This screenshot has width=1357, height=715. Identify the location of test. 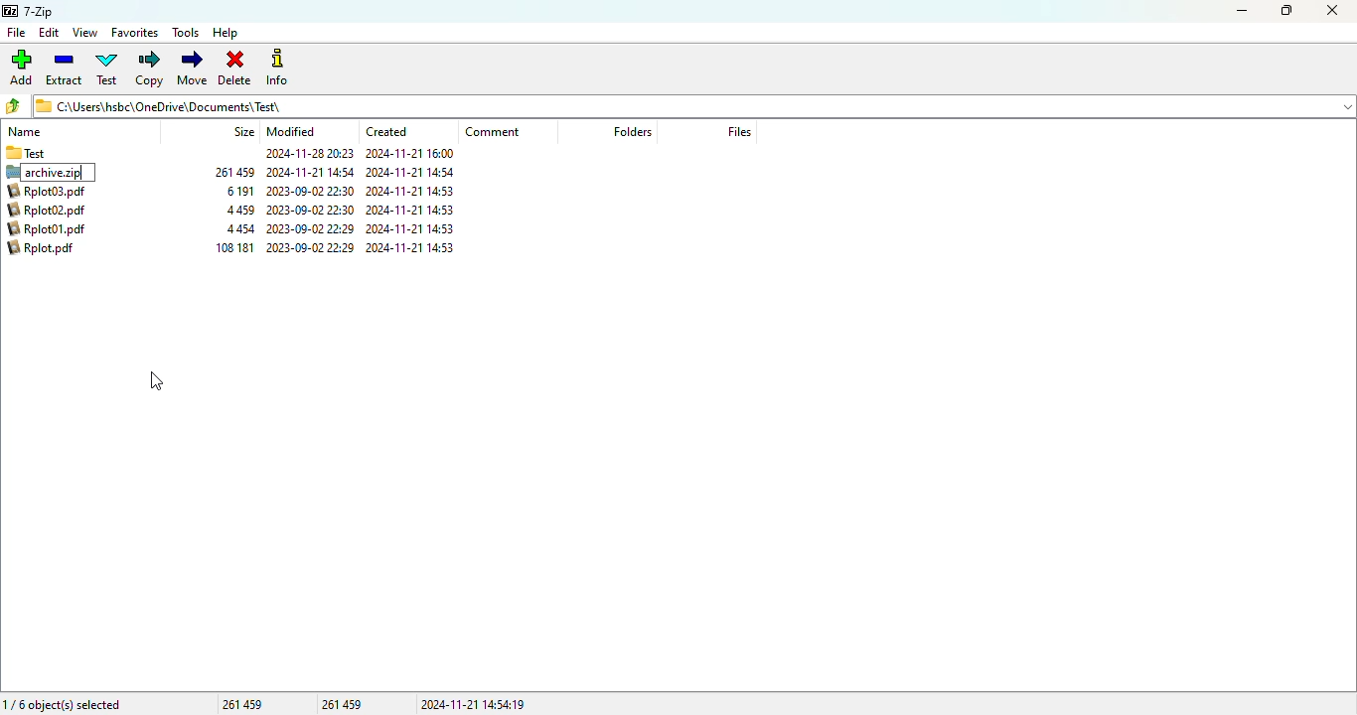
(107, 69).